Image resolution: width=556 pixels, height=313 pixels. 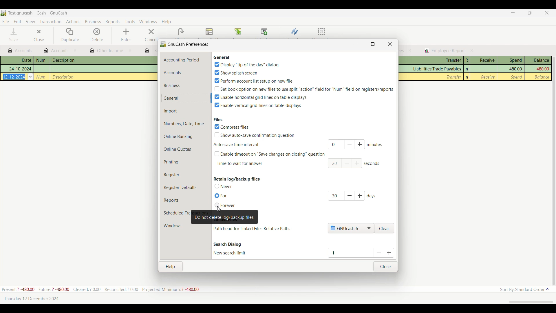 I want to click on add, so click(x=361, y=196).